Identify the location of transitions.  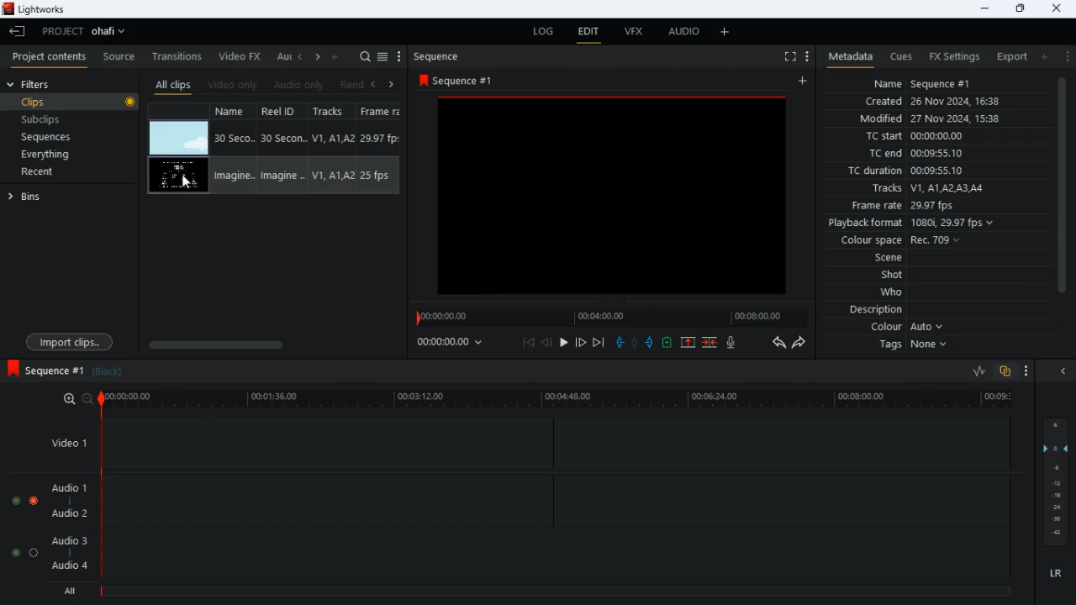
(177, 55).